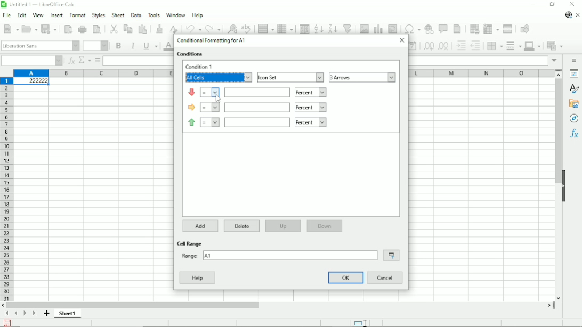 The width and height of the screenshot is (582, 327). I want to click on Column, so click(285, 27).